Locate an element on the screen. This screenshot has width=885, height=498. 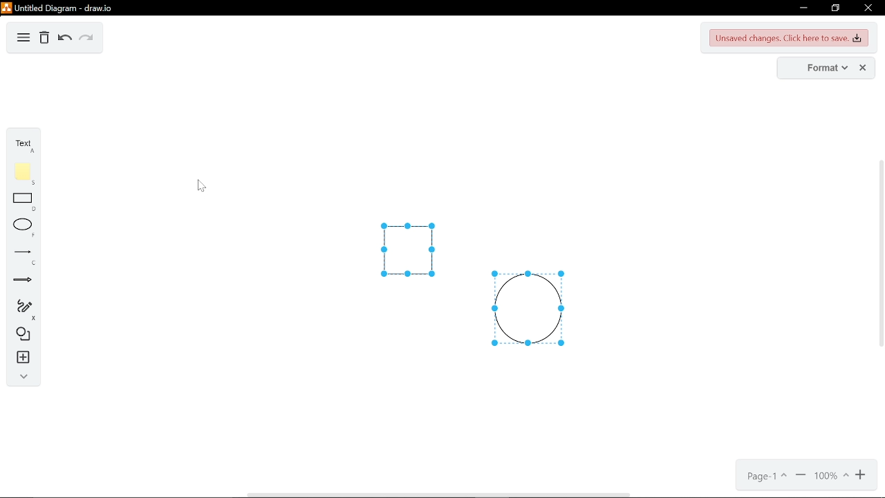
logo is located at coordinates (6, 8).